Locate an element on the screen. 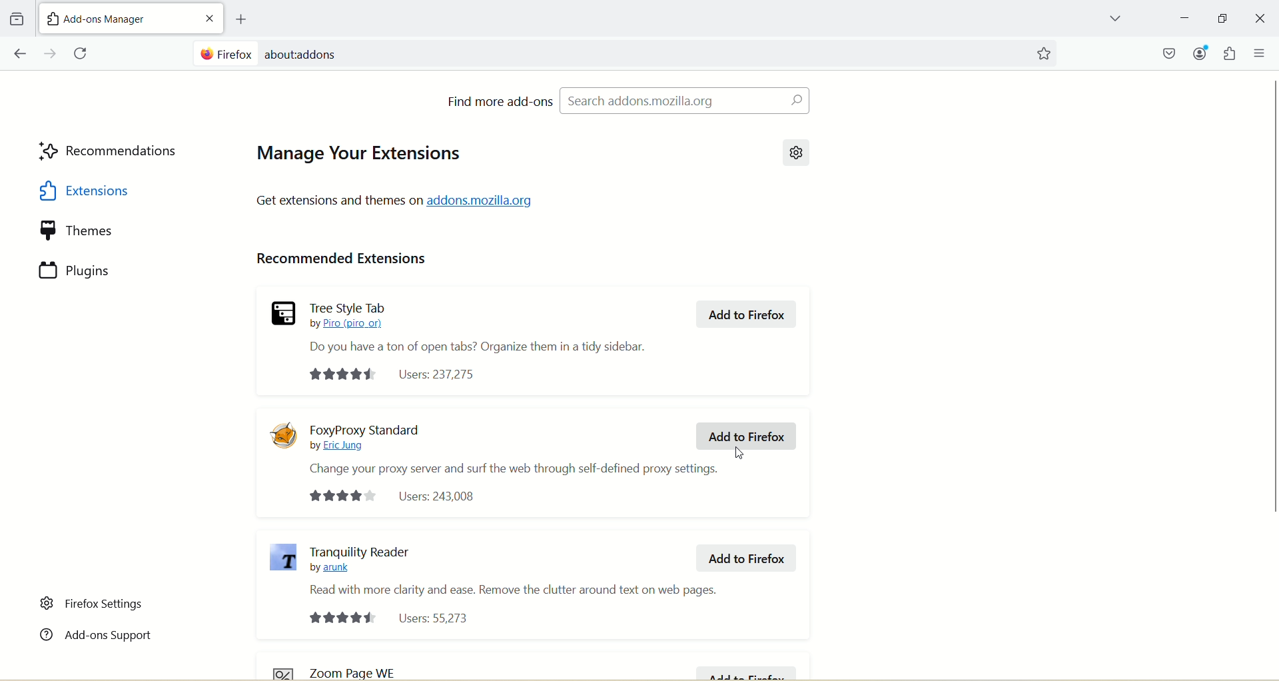  Users: 55,273 is located at coordinates (393, 618).